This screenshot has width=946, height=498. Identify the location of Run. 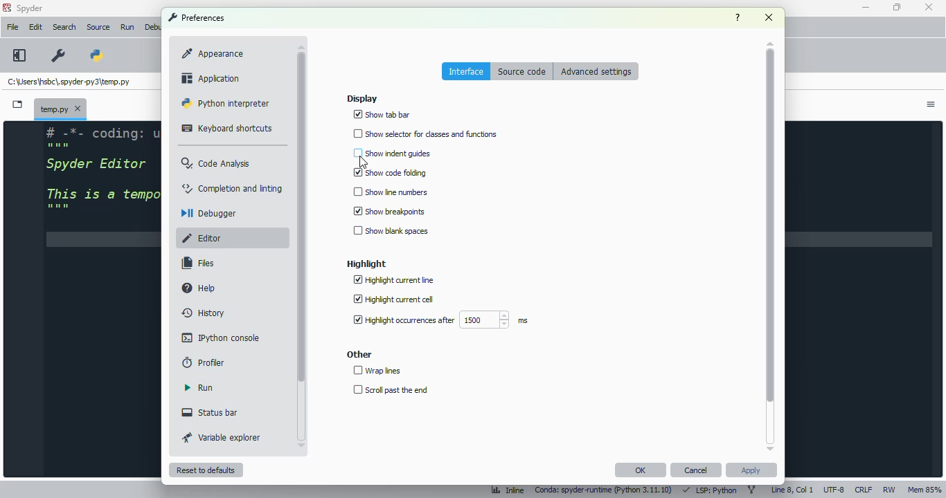
(125, 27).